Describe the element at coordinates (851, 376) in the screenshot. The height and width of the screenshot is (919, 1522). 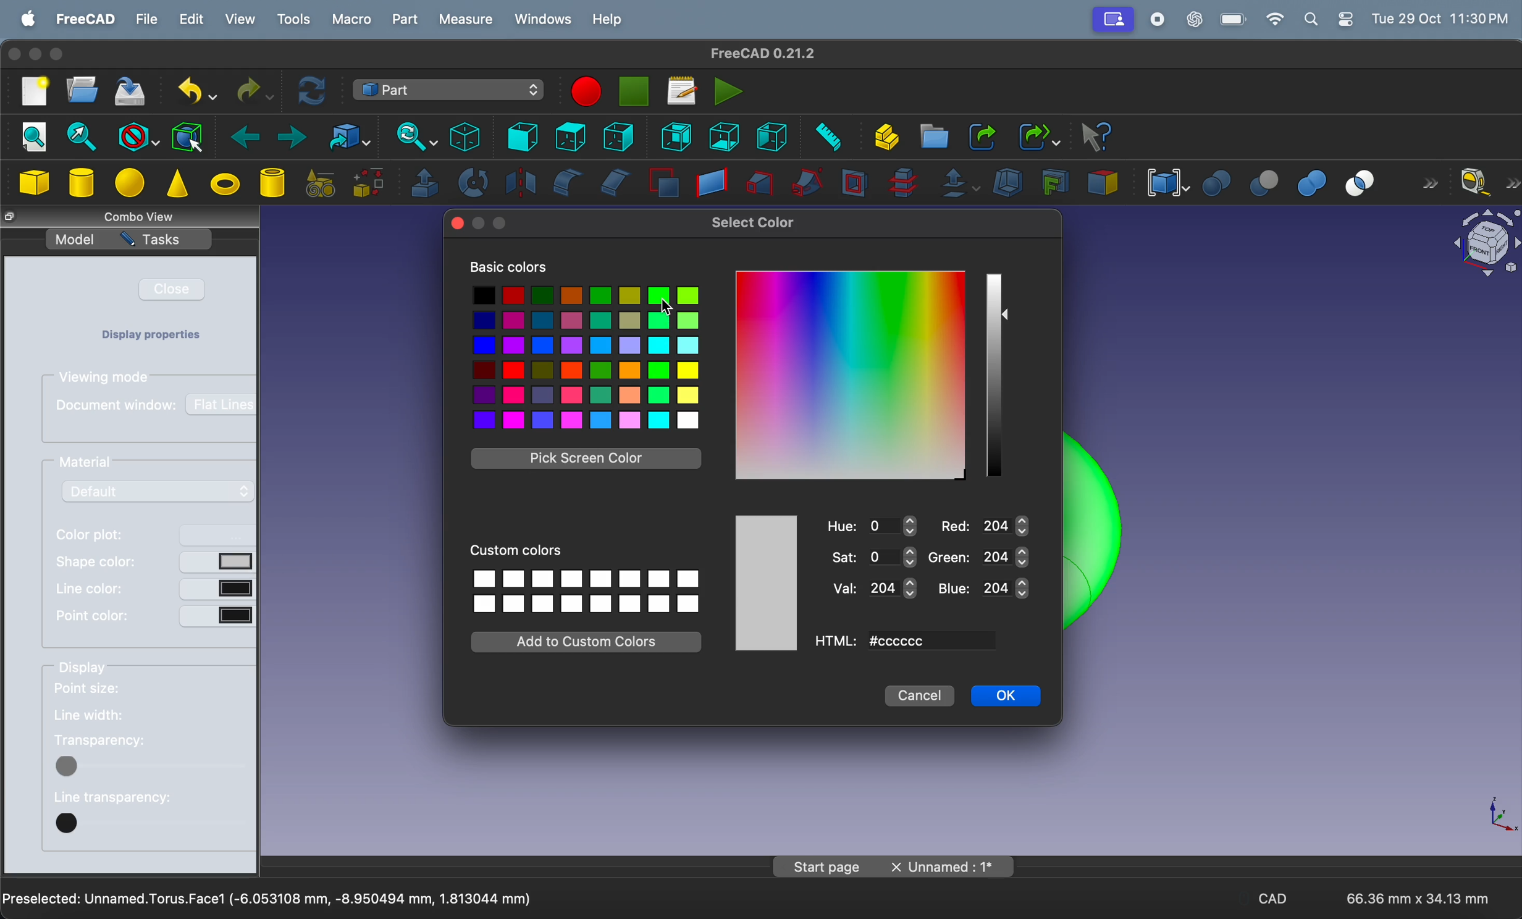
I see `colors` at that location.